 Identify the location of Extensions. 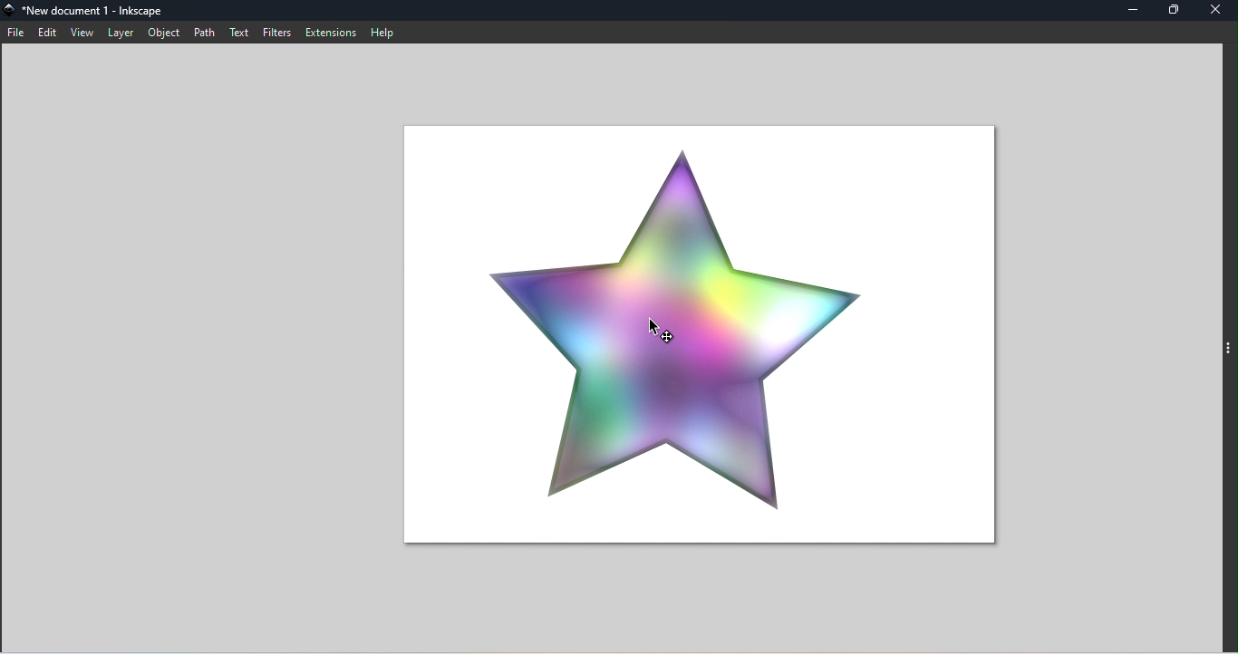
(327, 34).